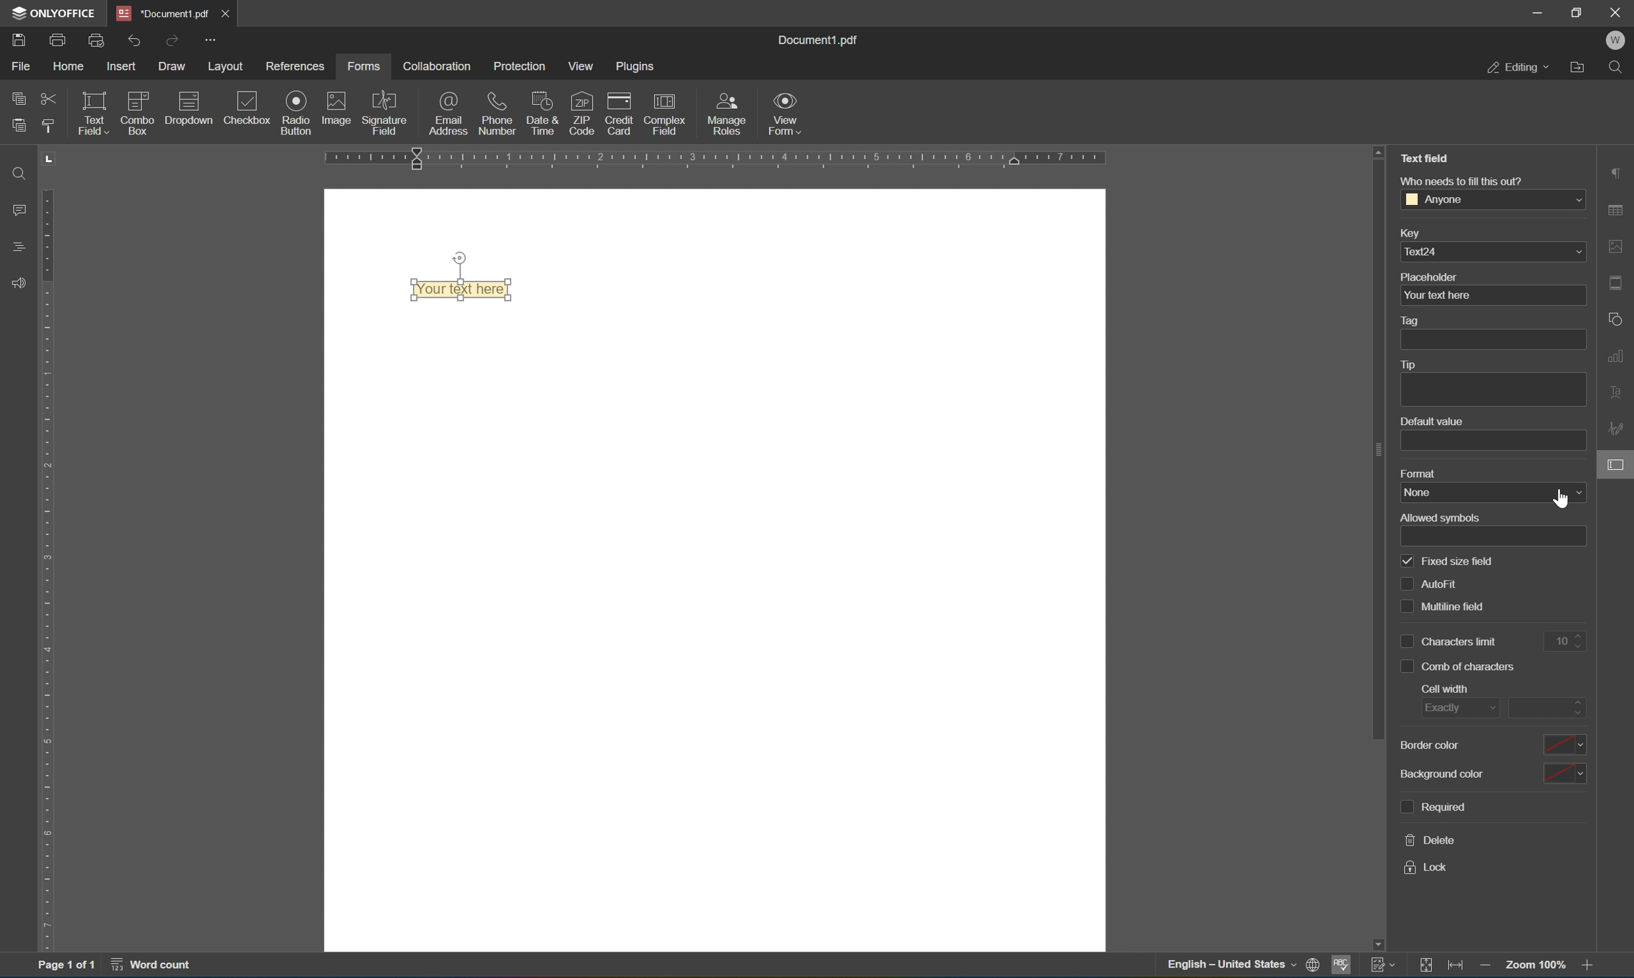 The width and height of the screenshot is (1634, 978). Describe the element at coordinates (1440, 517) in the screenshot. I see `allowed symbols` at that location.